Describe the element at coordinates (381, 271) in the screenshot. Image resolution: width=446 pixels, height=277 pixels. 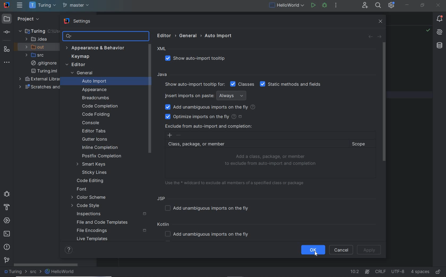
I see `LINE SEPARATOR` at that location.